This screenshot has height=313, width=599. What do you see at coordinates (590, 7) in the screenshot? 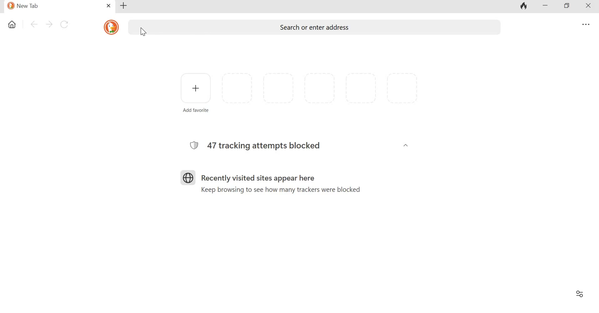
I see `Close` at bounding box center [590, 7].